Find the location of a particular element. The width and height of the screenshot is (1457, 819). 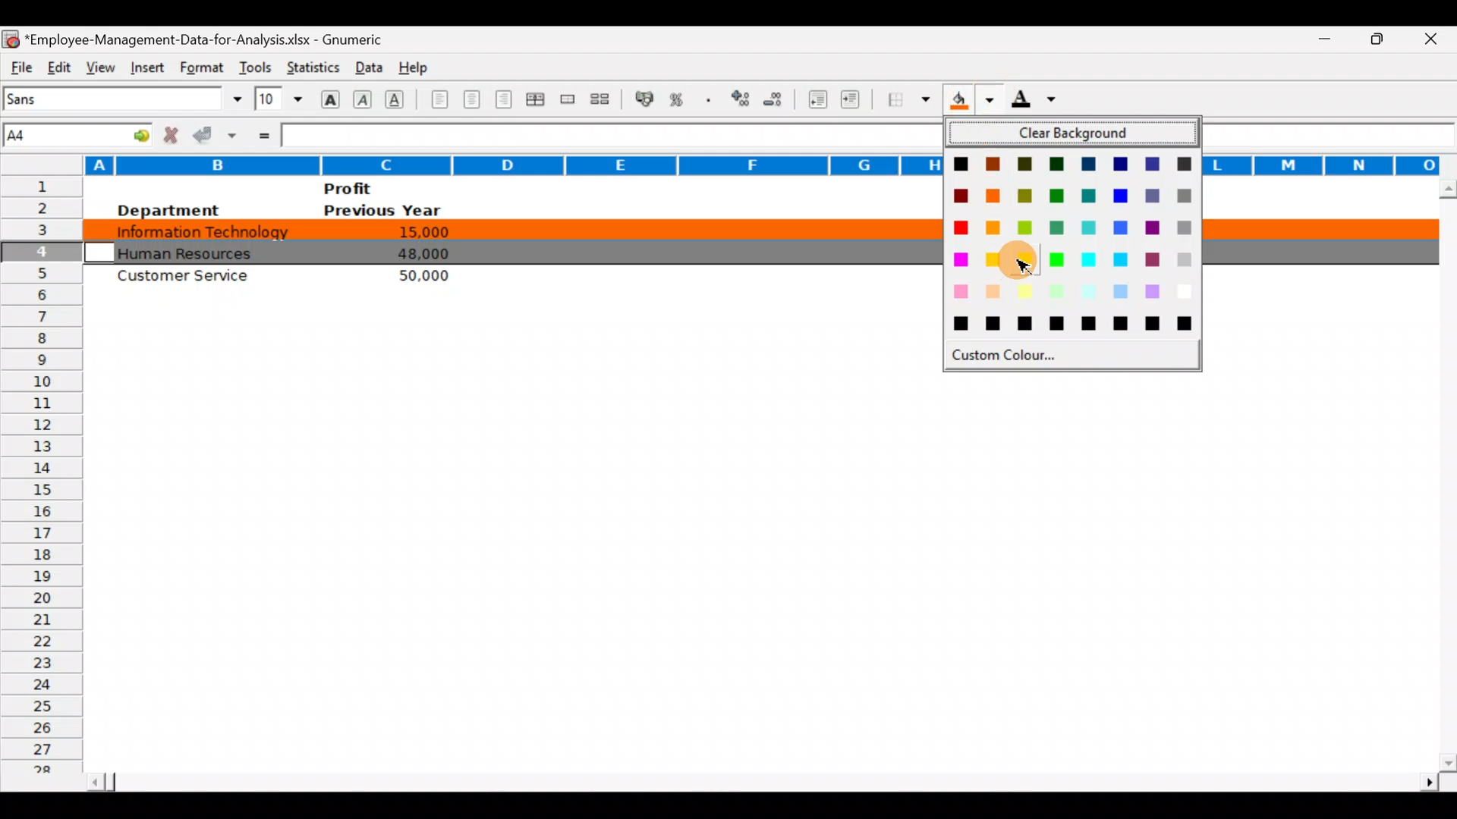

Department is located at coordinates (167, 210).